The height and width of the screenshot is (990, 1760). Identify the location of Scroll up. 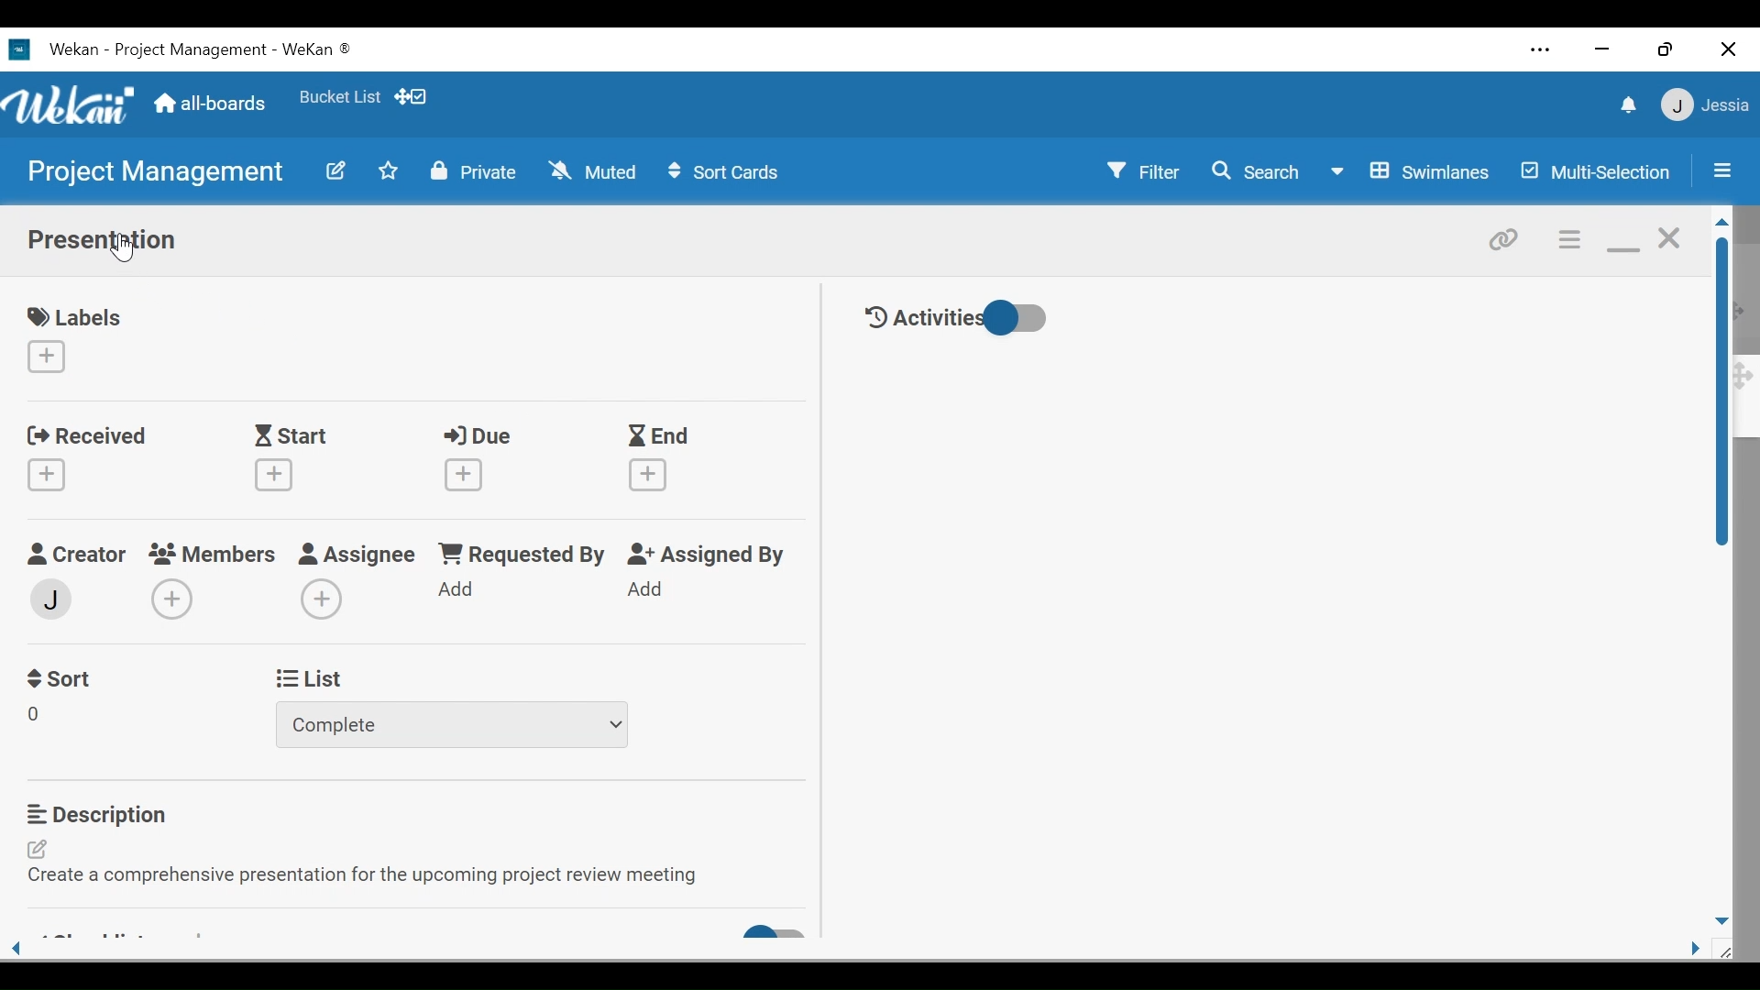
(1720, 222).